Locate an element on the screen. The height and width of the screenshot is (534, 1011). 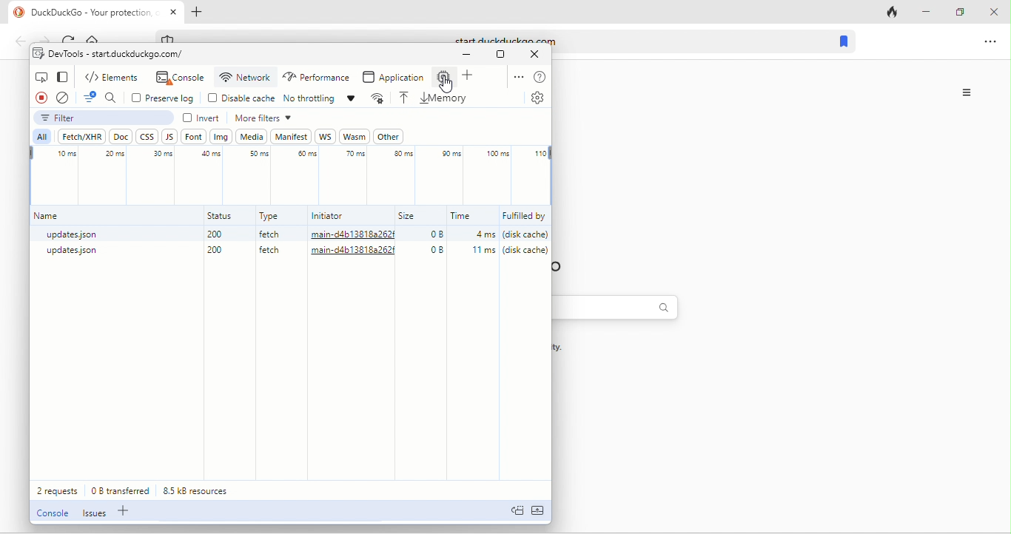
initiator is located at coordinates (348, 217).